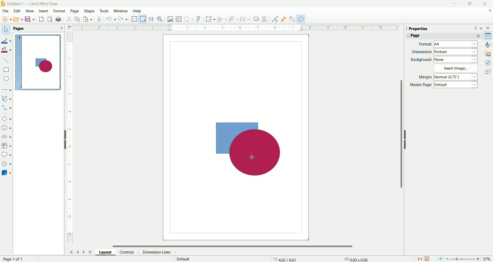 This screenshot has height=262, width=493. What do you see at coordinates (428, 258) in the screenshot?
I see `save` at bounding box center [428, 258].